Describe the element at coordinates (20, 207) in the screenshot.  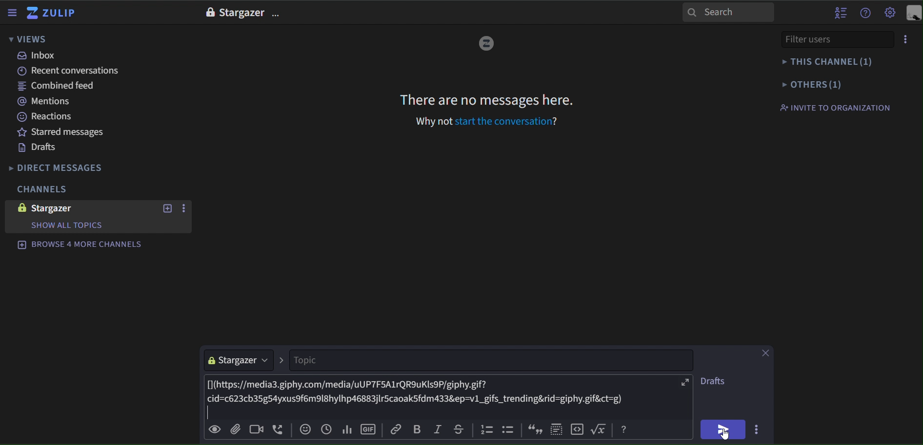
I see `image` at that location.